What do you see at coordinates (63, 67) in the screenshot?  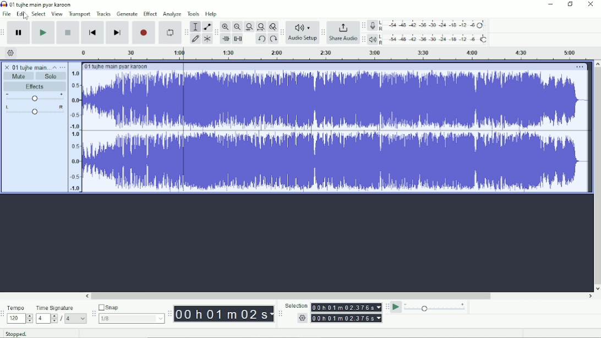 I see `Open menu` at bounding box center [63, 67].